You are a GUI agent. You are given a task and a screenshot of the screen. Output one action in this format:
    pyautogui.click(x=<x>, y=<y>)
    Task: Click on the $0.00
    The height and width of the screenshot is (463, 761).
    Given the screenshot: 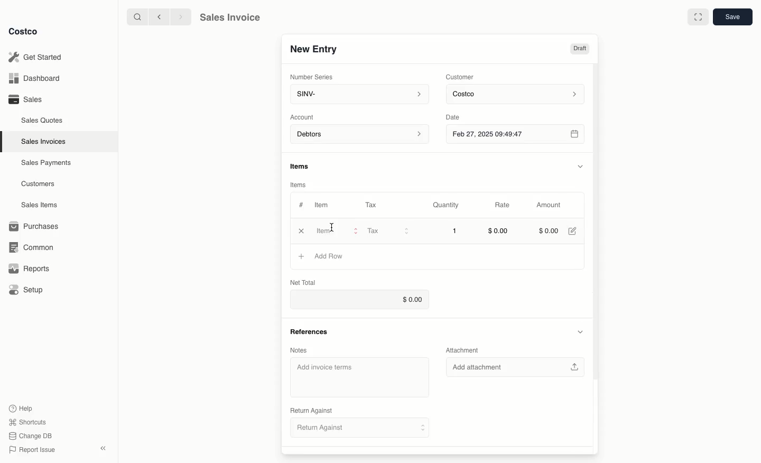 What is the action you would take?
    pyautogui.click(x=549, y=230)
    